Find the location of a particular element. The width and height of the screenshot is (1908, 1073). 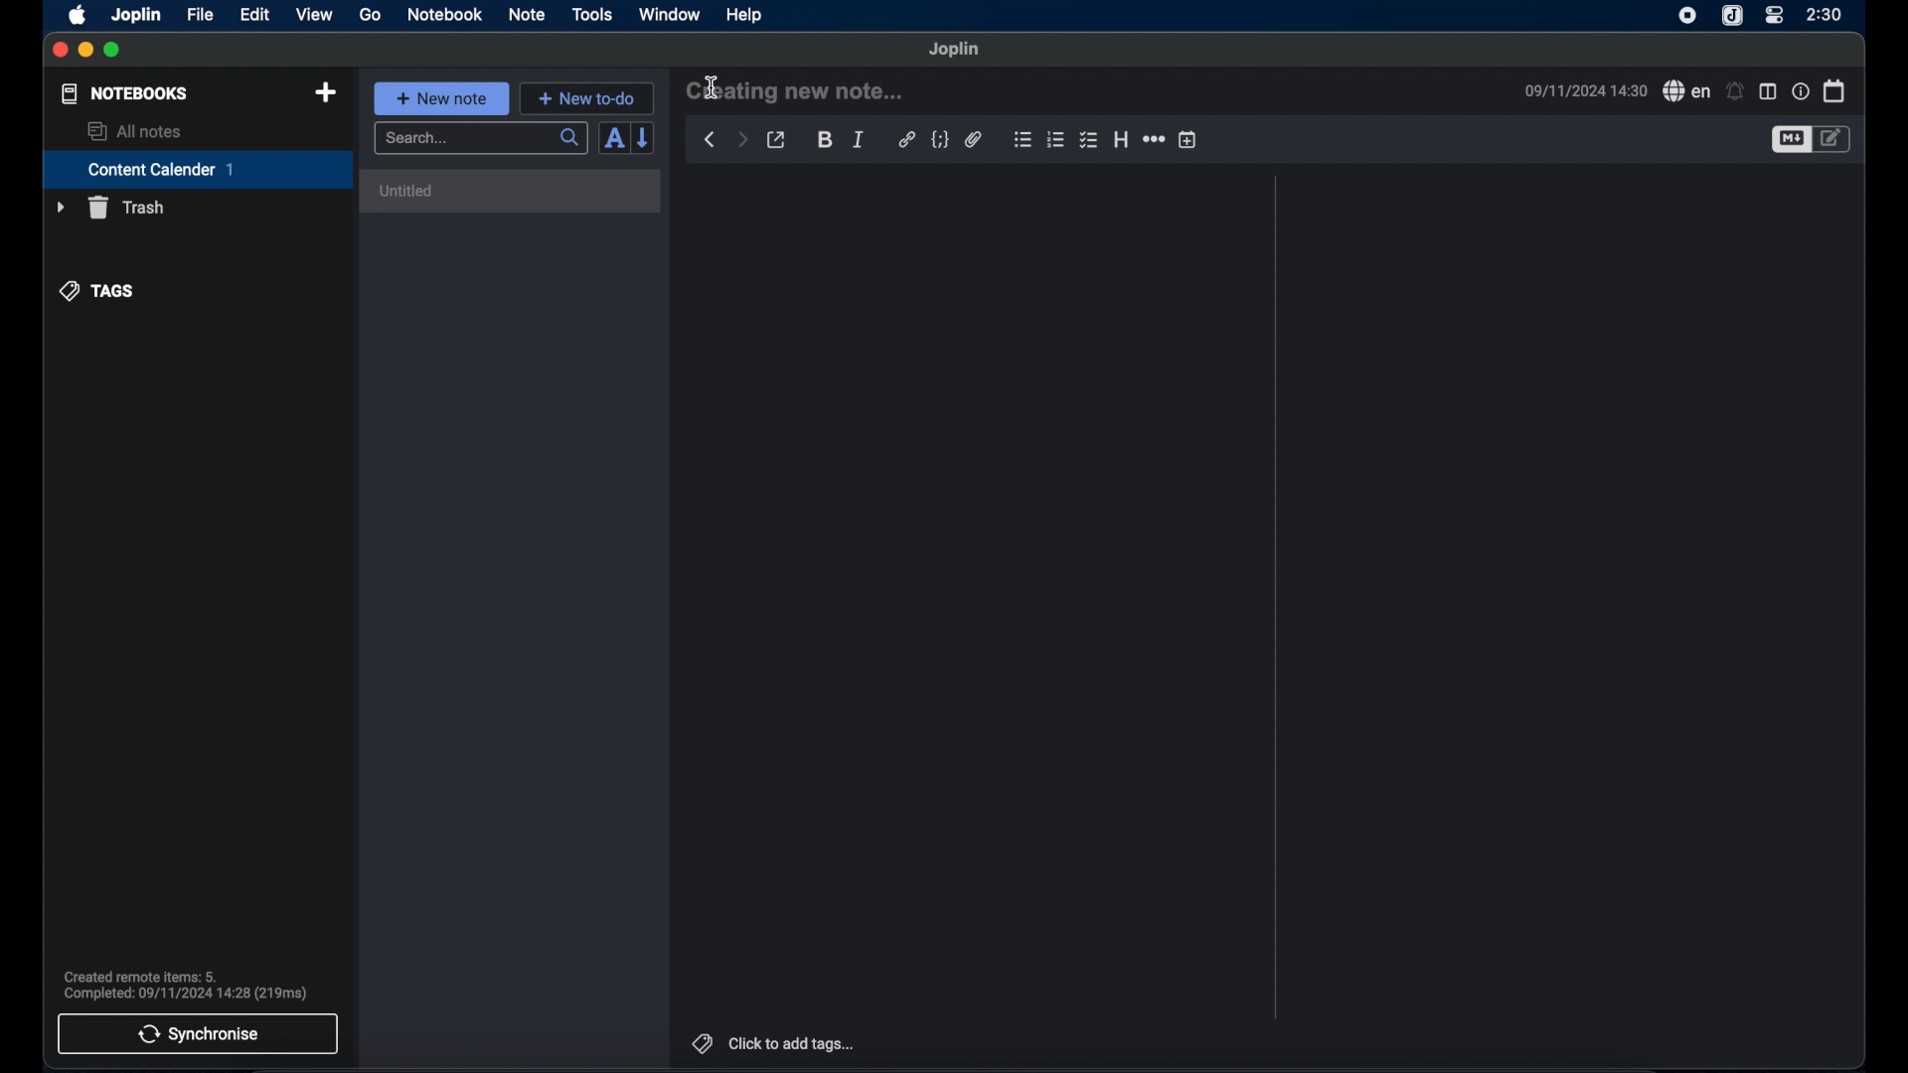

tools is located at coordinates (591, 14).